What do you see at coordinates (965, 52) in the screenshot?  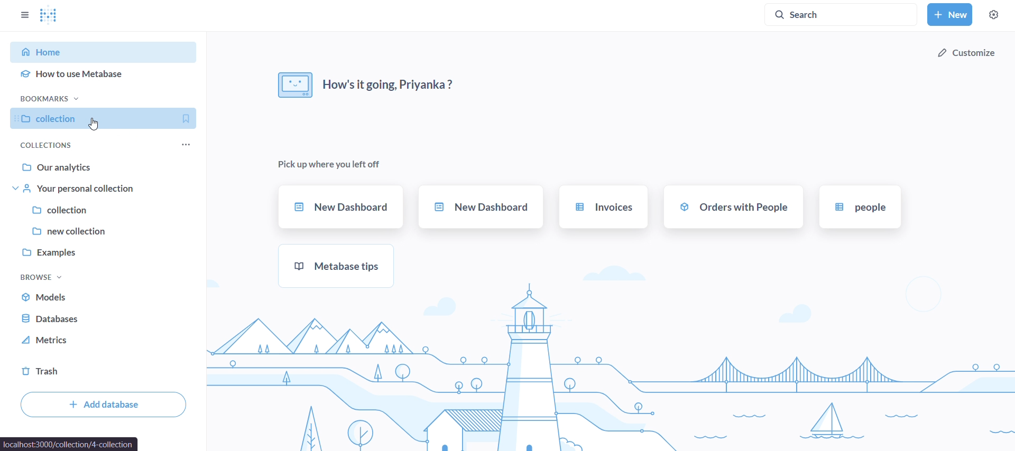 I see `customize` at bounding box center [965, 52].